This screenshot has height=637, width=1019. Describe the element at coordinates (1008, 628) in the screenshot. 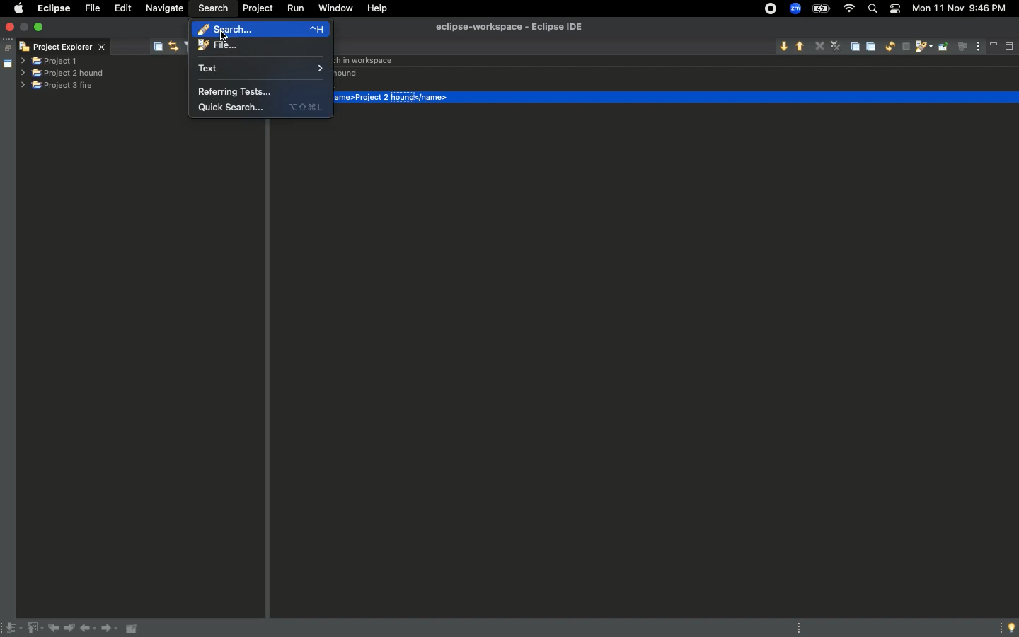

I see `Tip of the day` at that location.